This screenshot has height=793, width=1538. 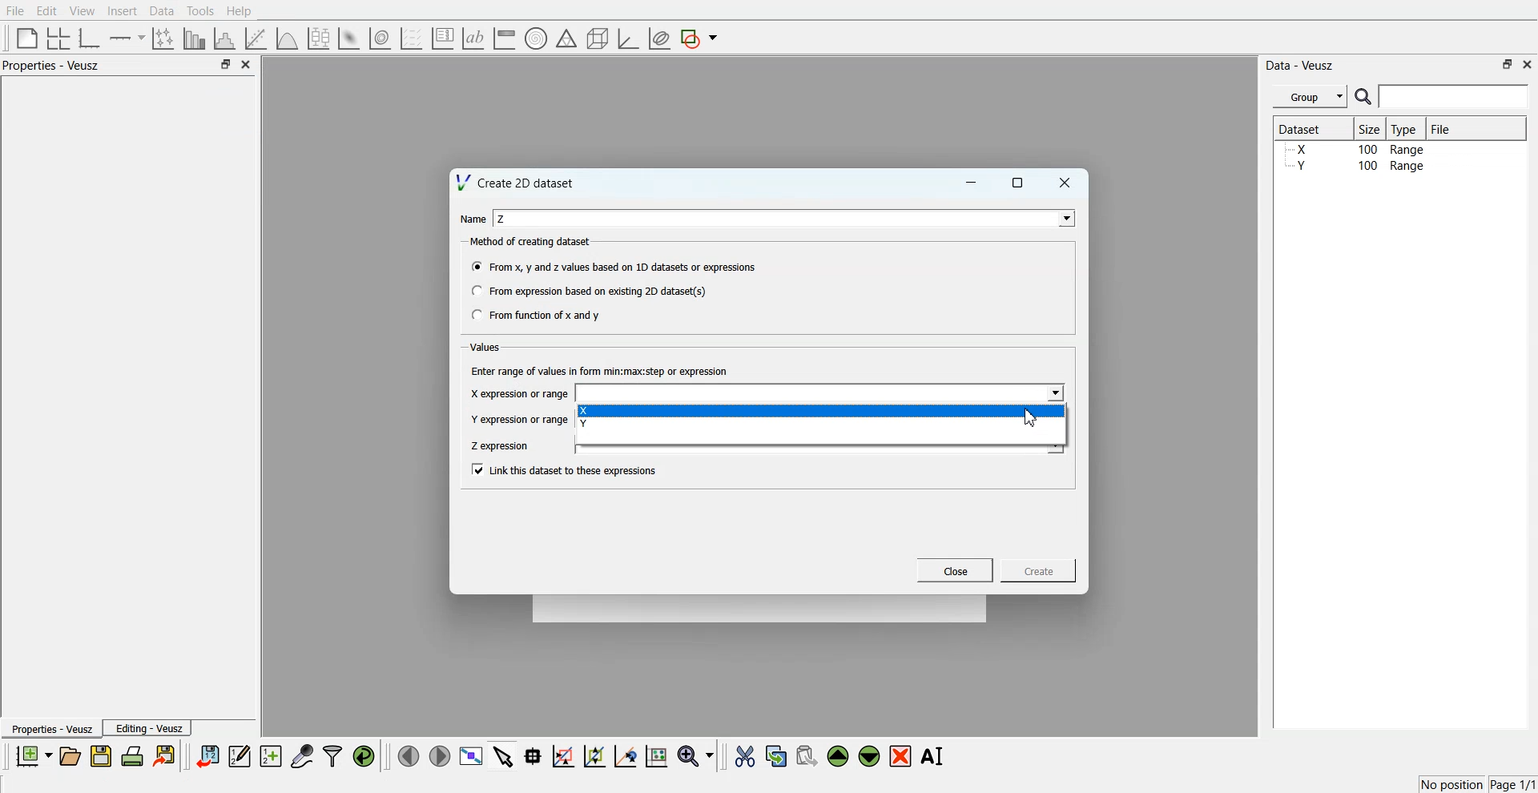 I want to click on Insert, so click(x=122, y=10).